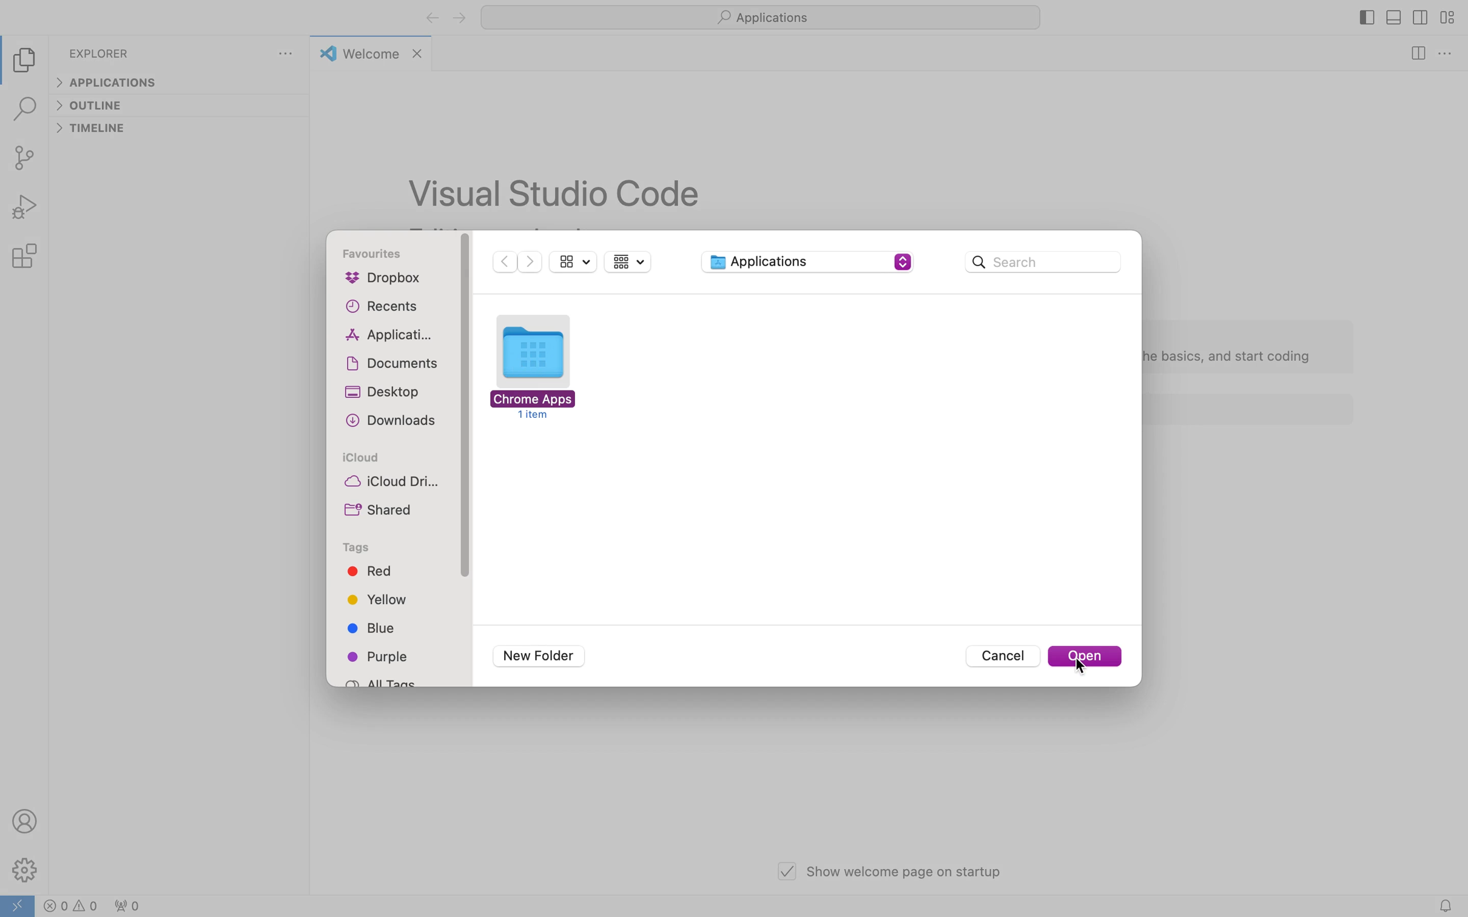 The image size is (1468, 917). I want to click on applications, so click(805, 263).